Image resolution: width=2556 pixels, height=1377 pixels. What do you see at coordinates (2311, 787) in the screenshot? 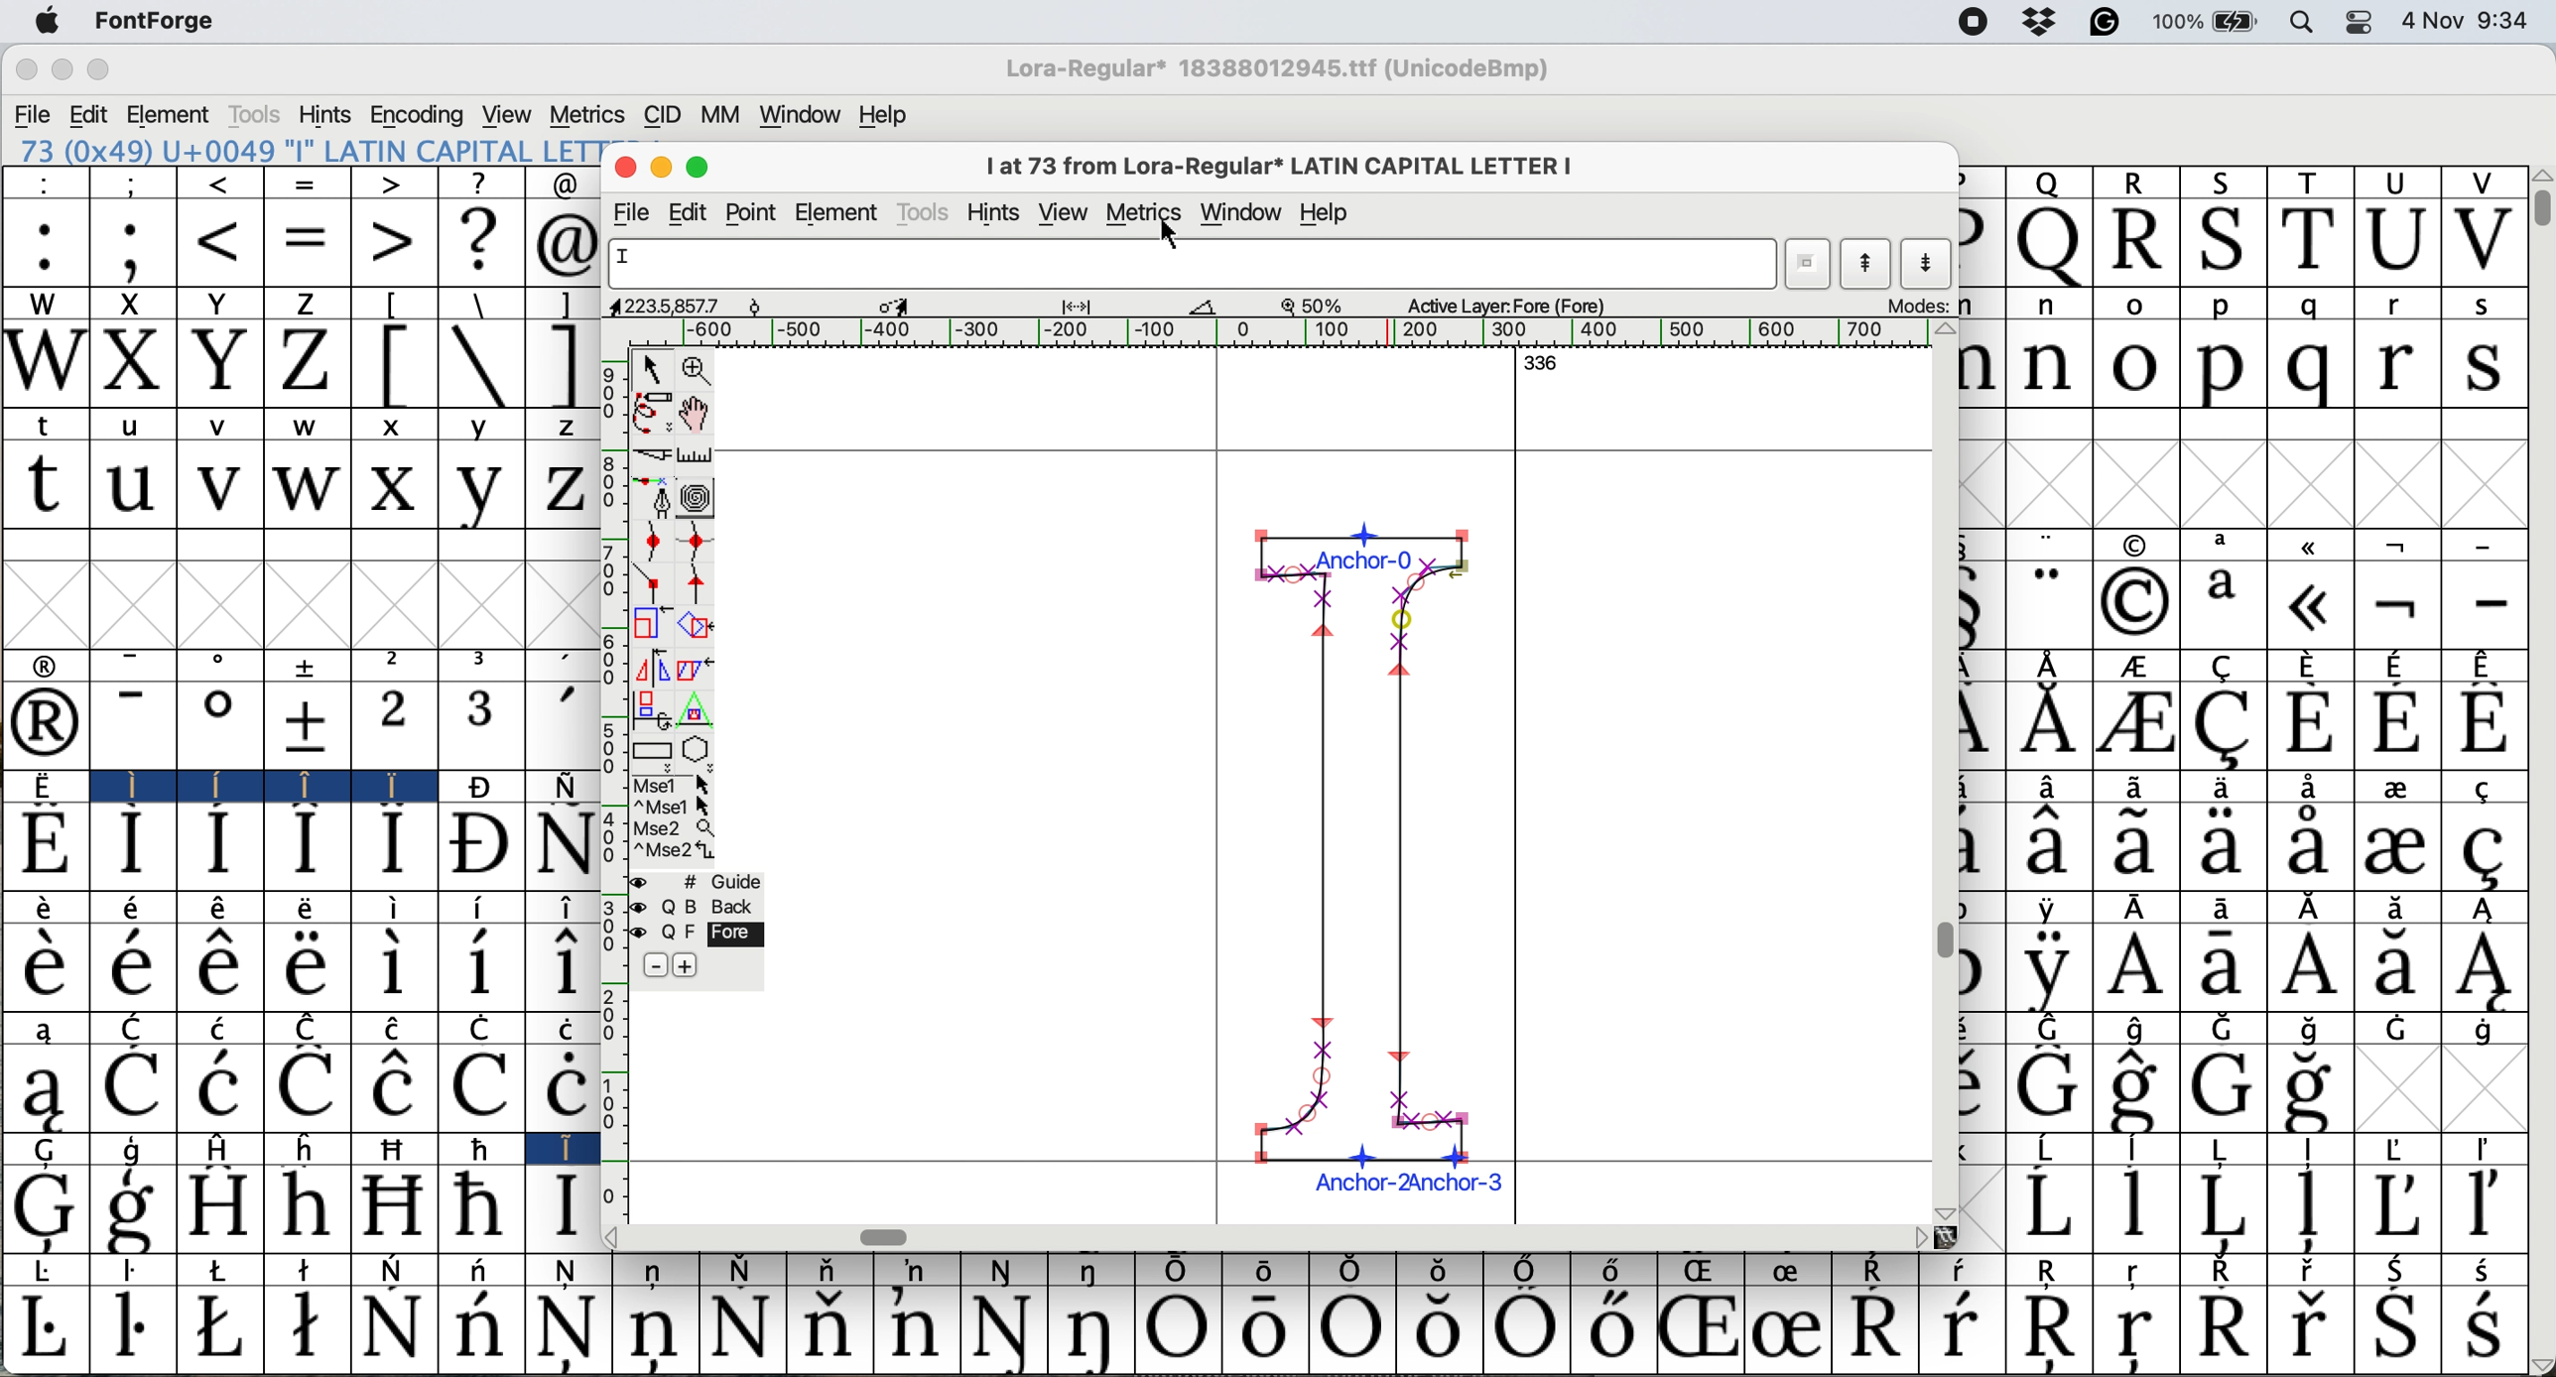
I see `Symbol` at bounding box center [2311, 787].